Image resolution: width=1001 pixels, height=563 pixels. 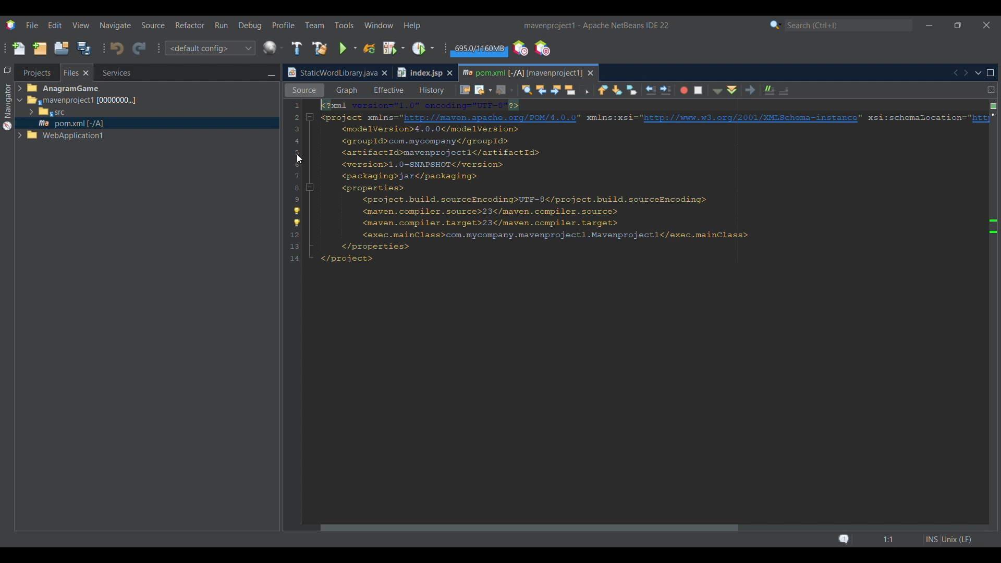 I want to click on Search category selection, so click(x=776, y=25).